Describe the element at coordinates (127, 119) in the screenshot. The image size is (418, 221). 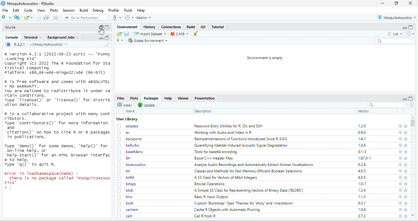
I see `User Library` at that location.